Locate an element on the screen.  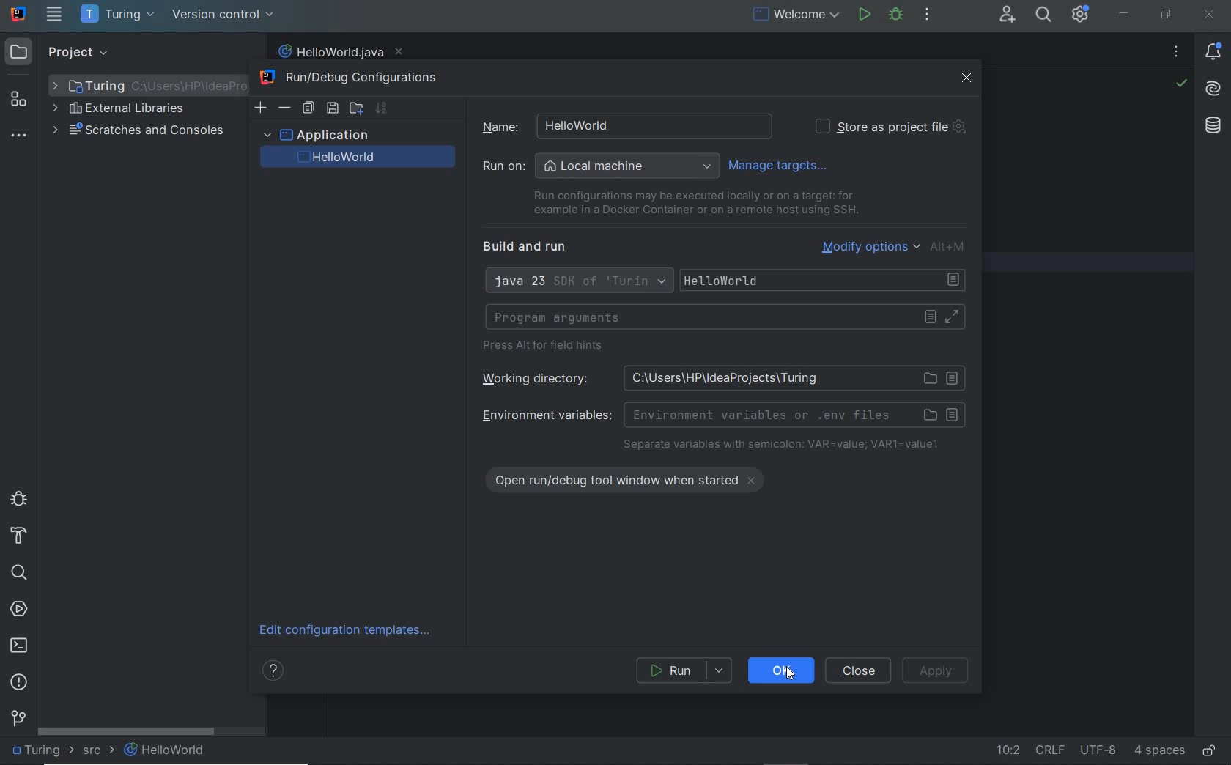
more actions is located at coordinates (927, 15).